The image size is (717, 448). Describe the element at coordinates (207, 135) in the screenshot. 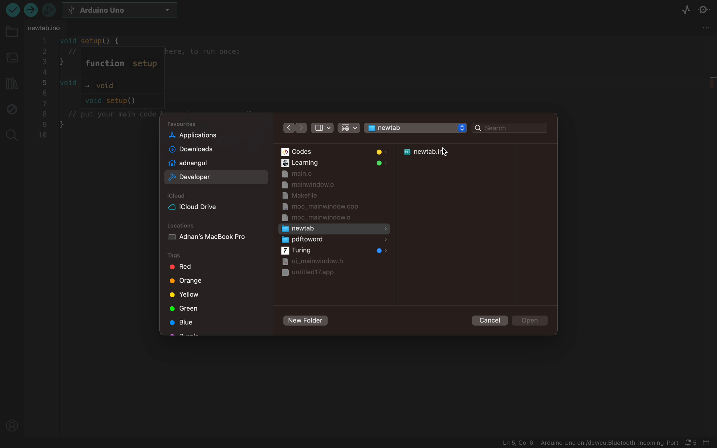

I see `applications` at that location.